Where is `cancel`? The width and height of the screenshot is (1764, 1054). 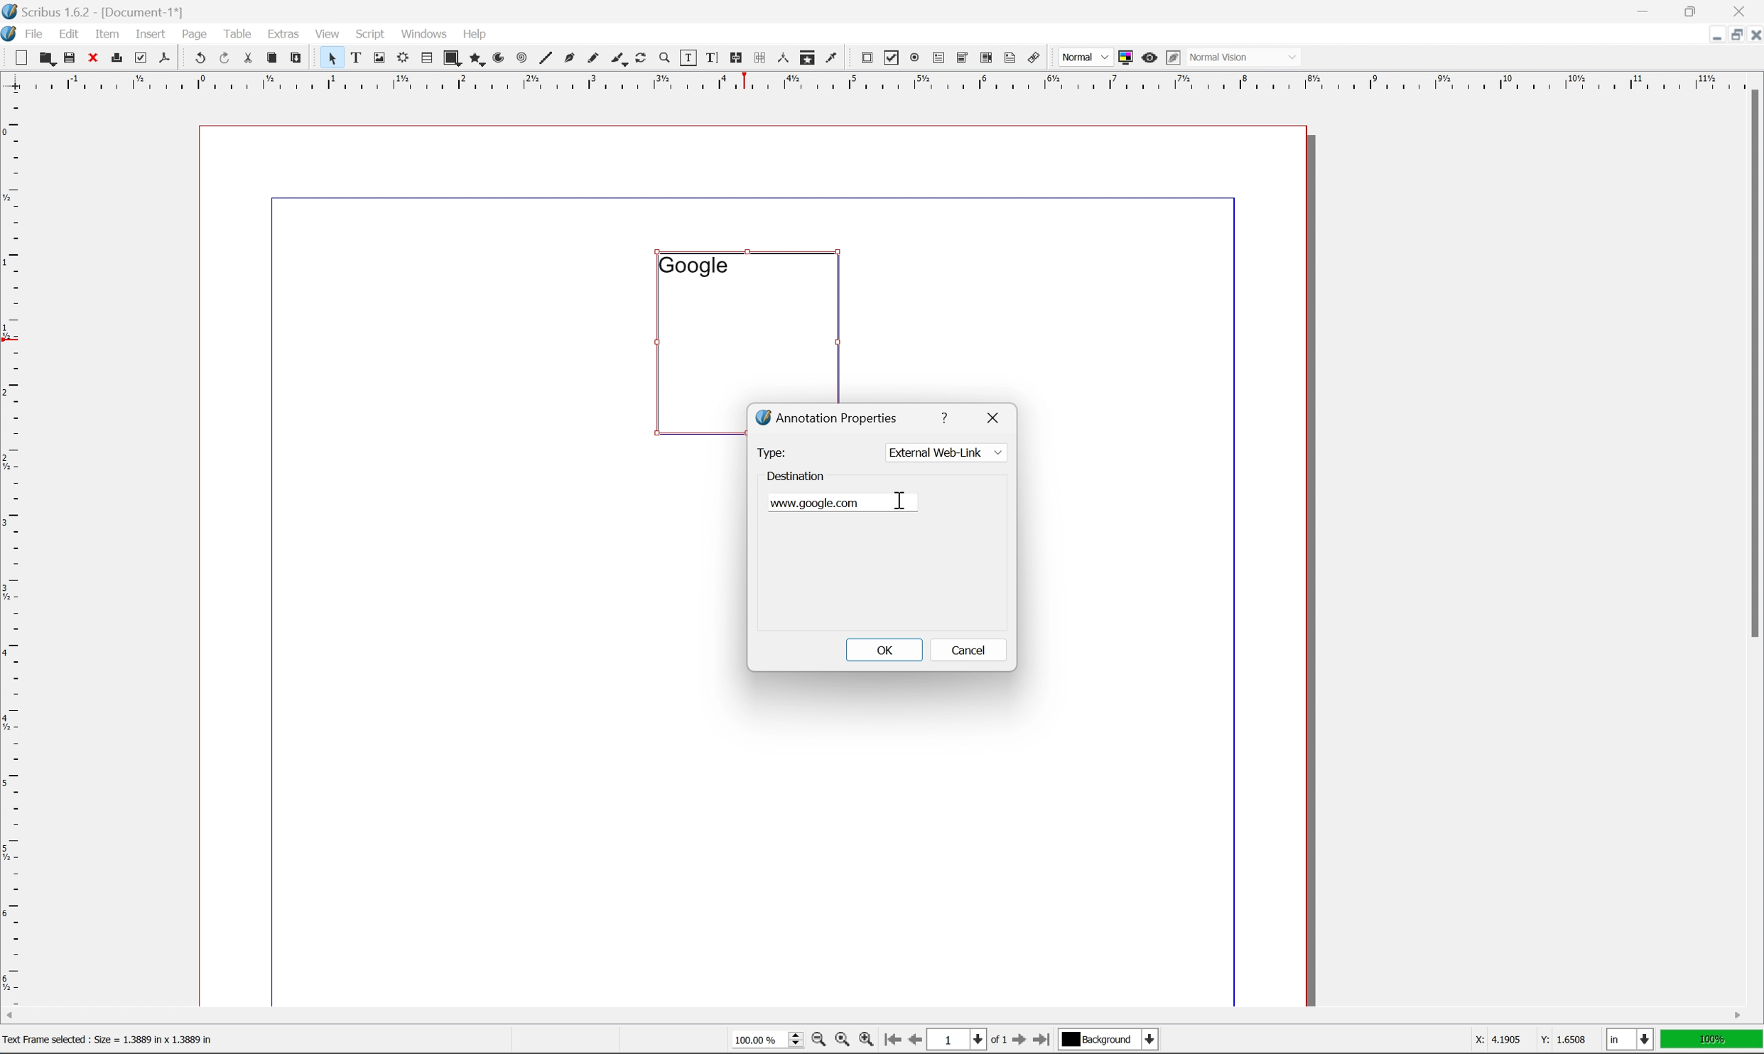 cancel is located at coordinates (969, 653).